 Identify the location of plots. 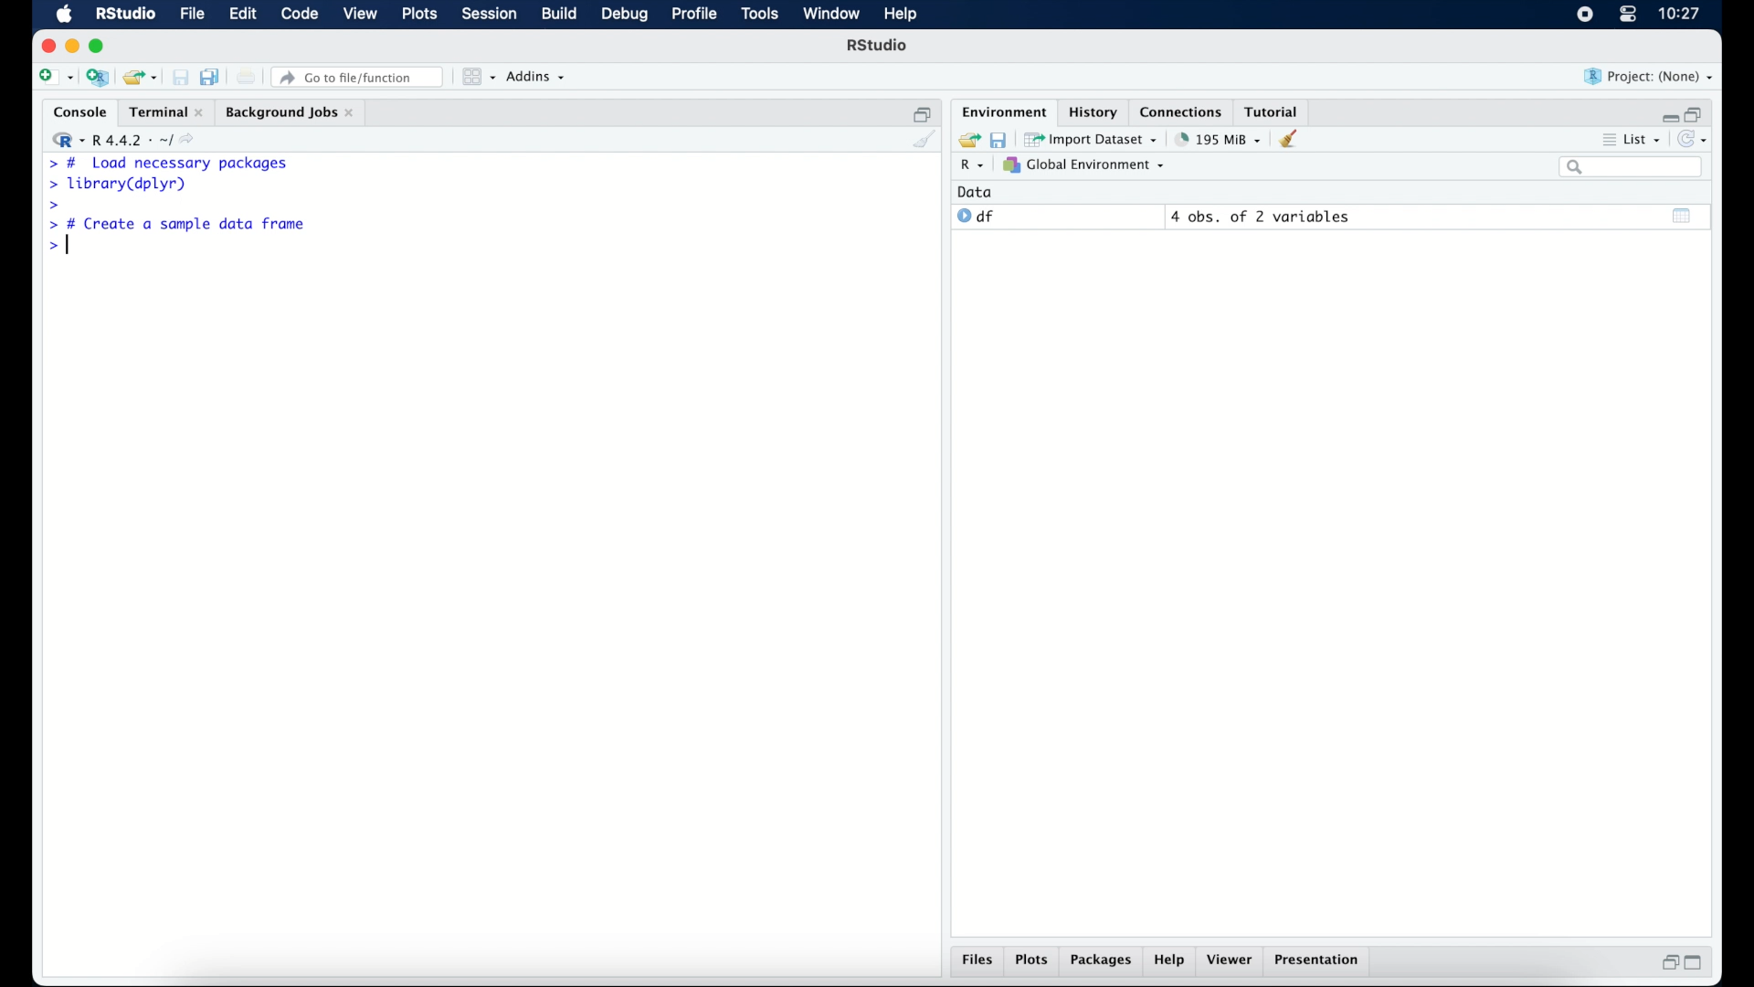
(422, 16).